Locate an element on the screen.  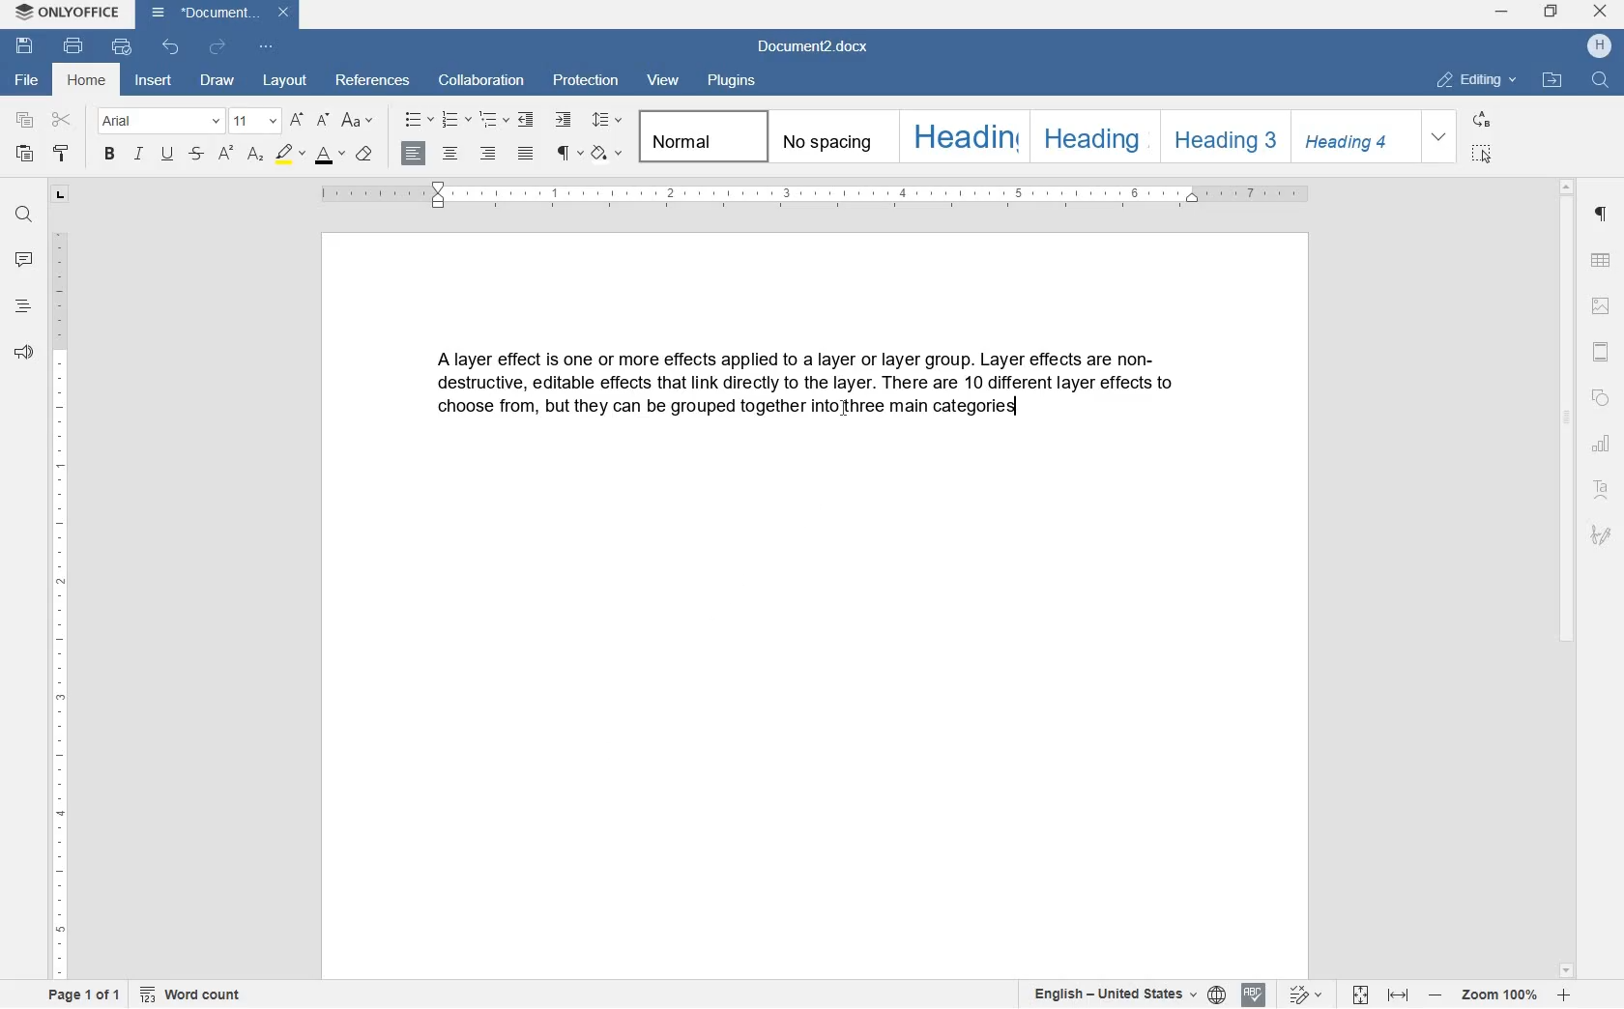
image is located at coordinates (1602, 307).